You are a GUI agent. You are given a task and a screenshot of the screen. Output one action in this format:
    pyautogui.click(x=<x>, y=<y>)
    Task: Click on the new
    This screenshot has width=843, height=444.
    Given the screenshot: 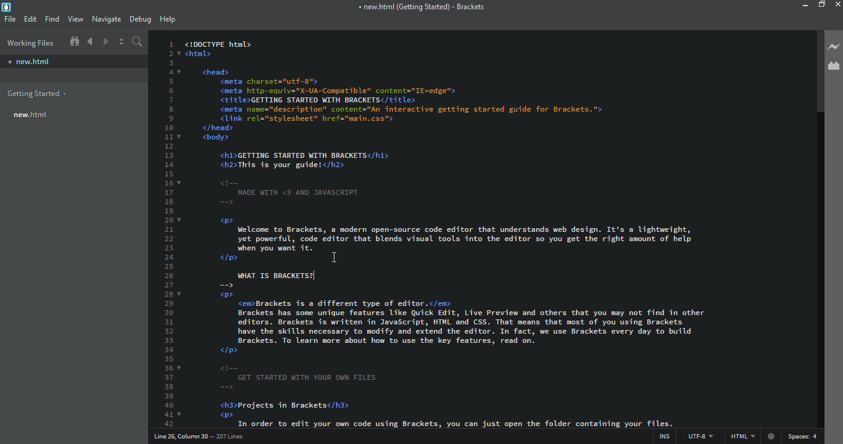 What is the action you would take?
    pyautogui.click(x=31, y=60)
    